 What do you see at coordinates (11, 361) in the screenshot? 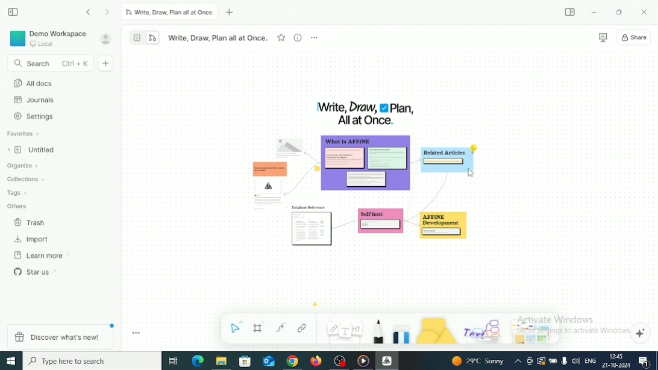
I see `Windows` at bounding box center [11, 361].